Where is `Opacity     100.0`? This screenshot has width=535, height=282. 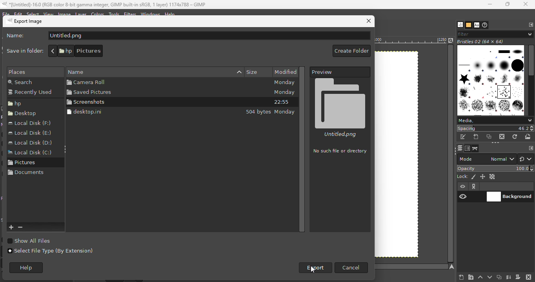
Opacity     100.0 is located at coordinates (496, 168).